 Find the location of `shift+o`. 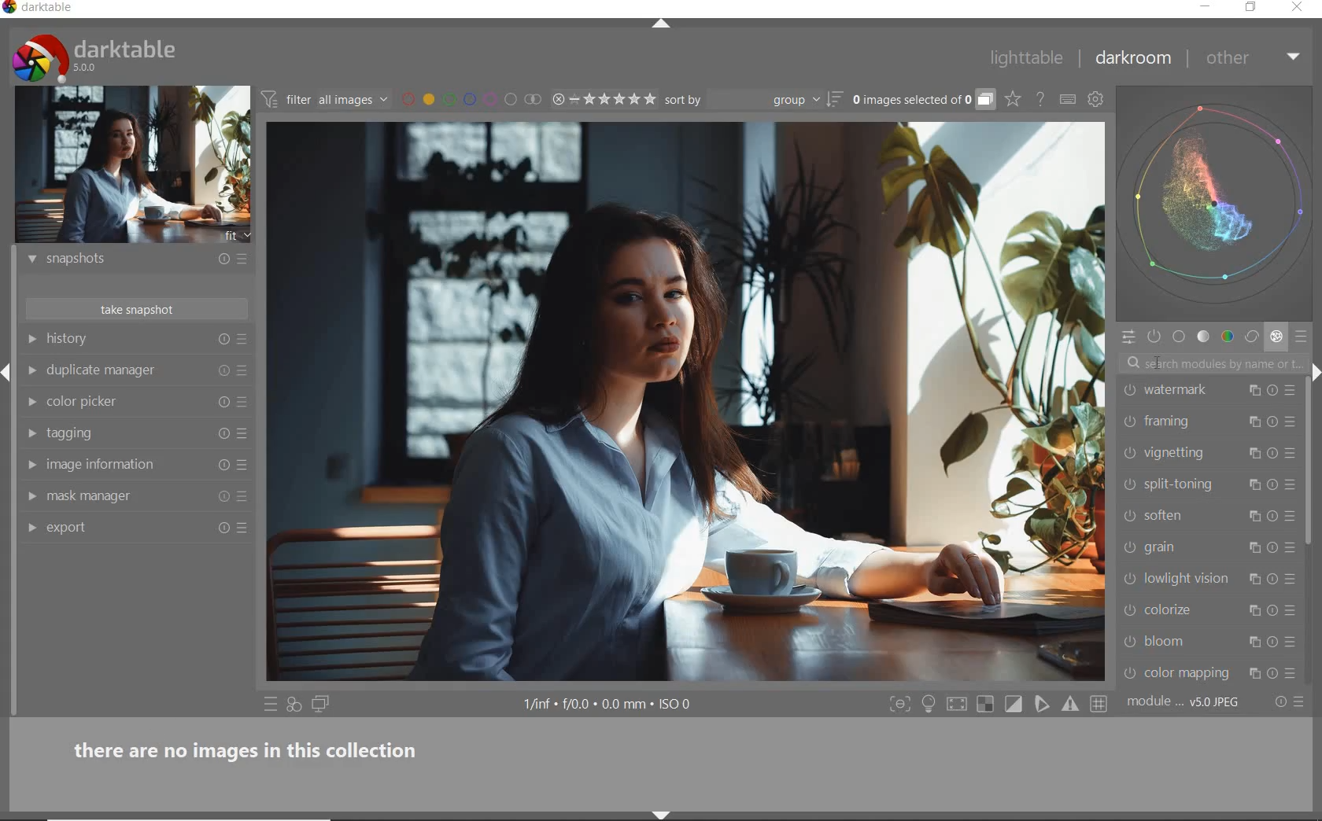

shift+o is located at coordinates (984, 705).